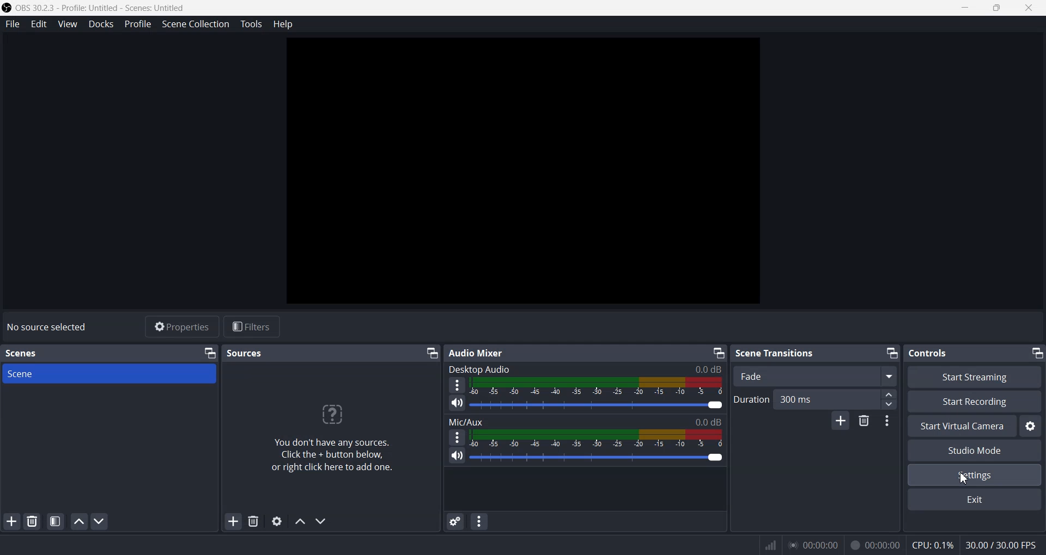  What do you see at coordinates (975, 499) in the screenshot?
I see `Exit` at bounding box center [975, 499].